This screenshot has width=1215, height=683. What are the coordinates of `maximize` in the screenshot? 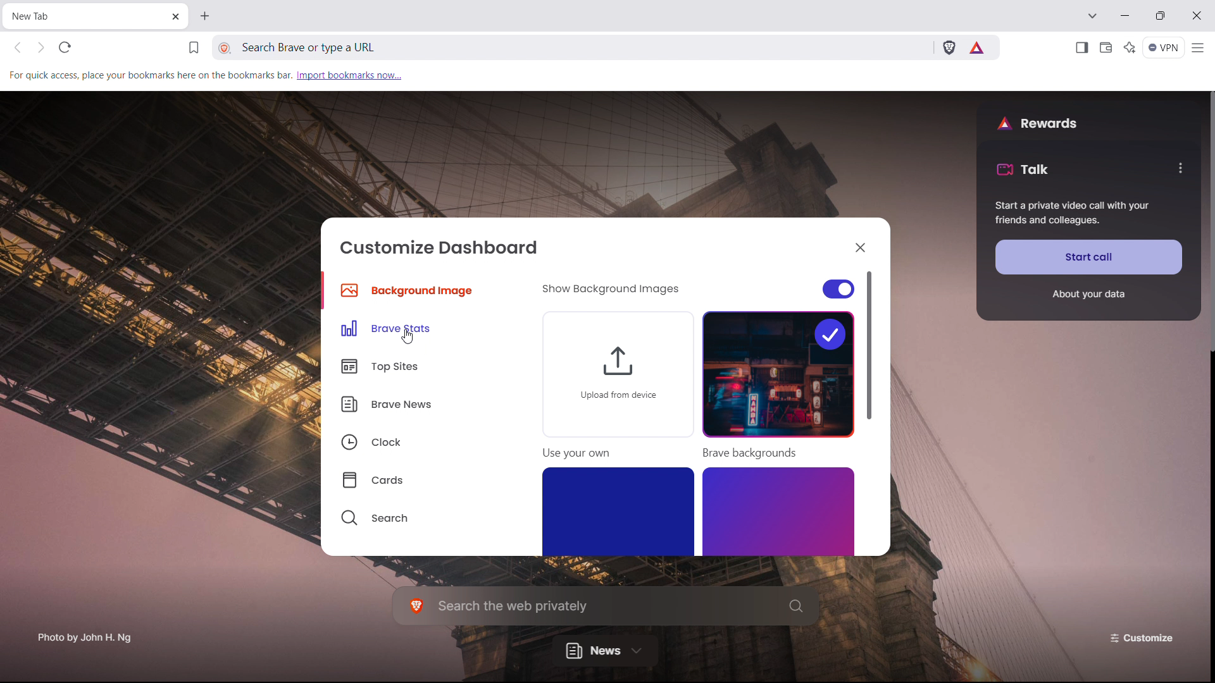 It's located at (1160, 15).